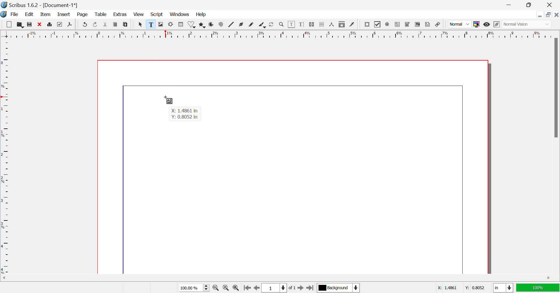  I want to click on Vertical Scroll Bar, so click(555, 155).